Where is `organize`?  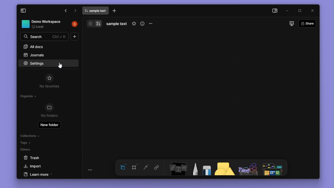 organize is located at coordinates (29, 96).